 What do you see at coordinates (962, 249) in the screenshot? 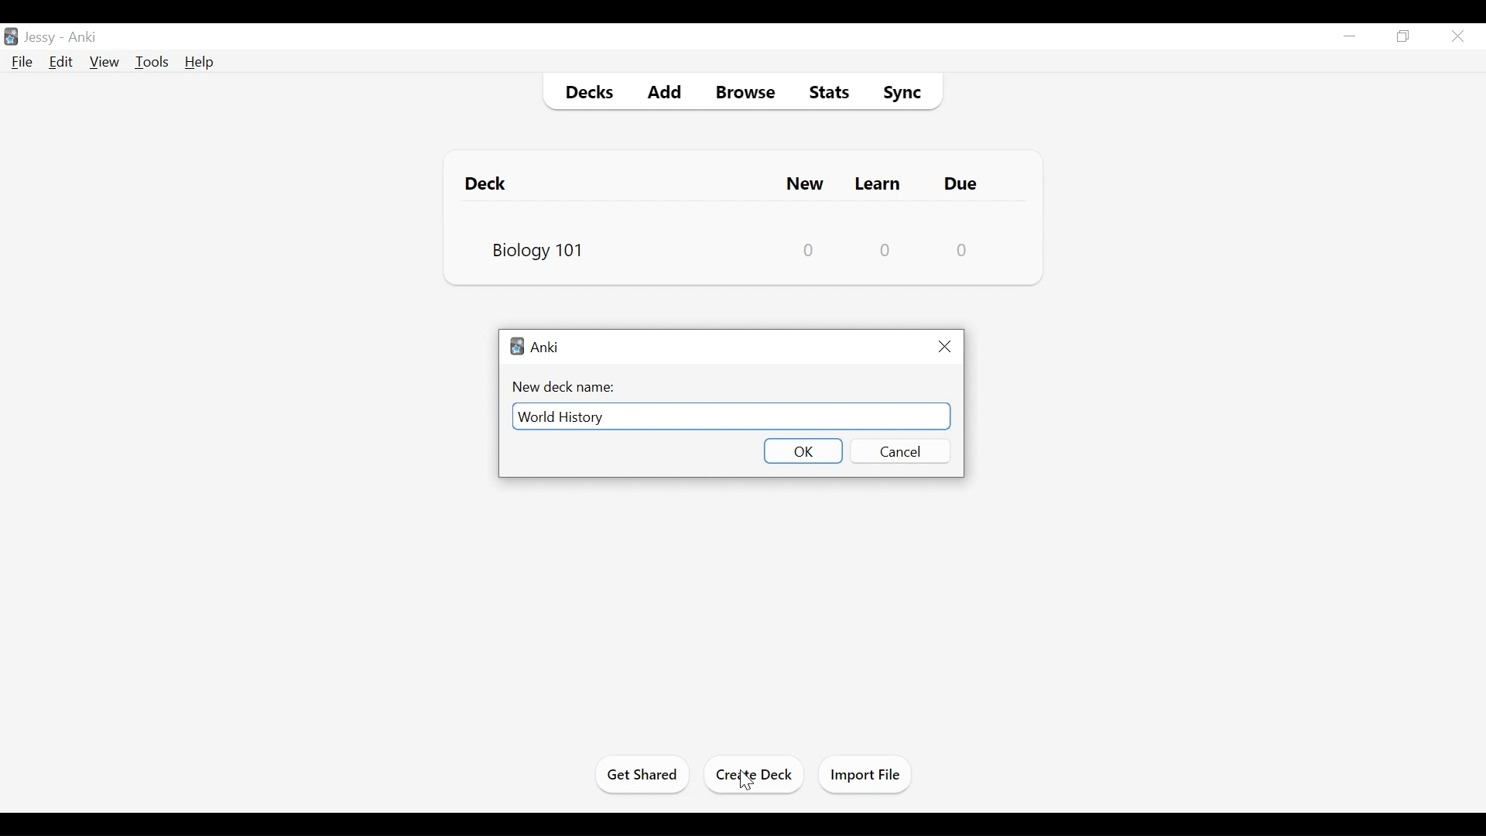
I see `Due Card Count` at bounding box center [962, 249].